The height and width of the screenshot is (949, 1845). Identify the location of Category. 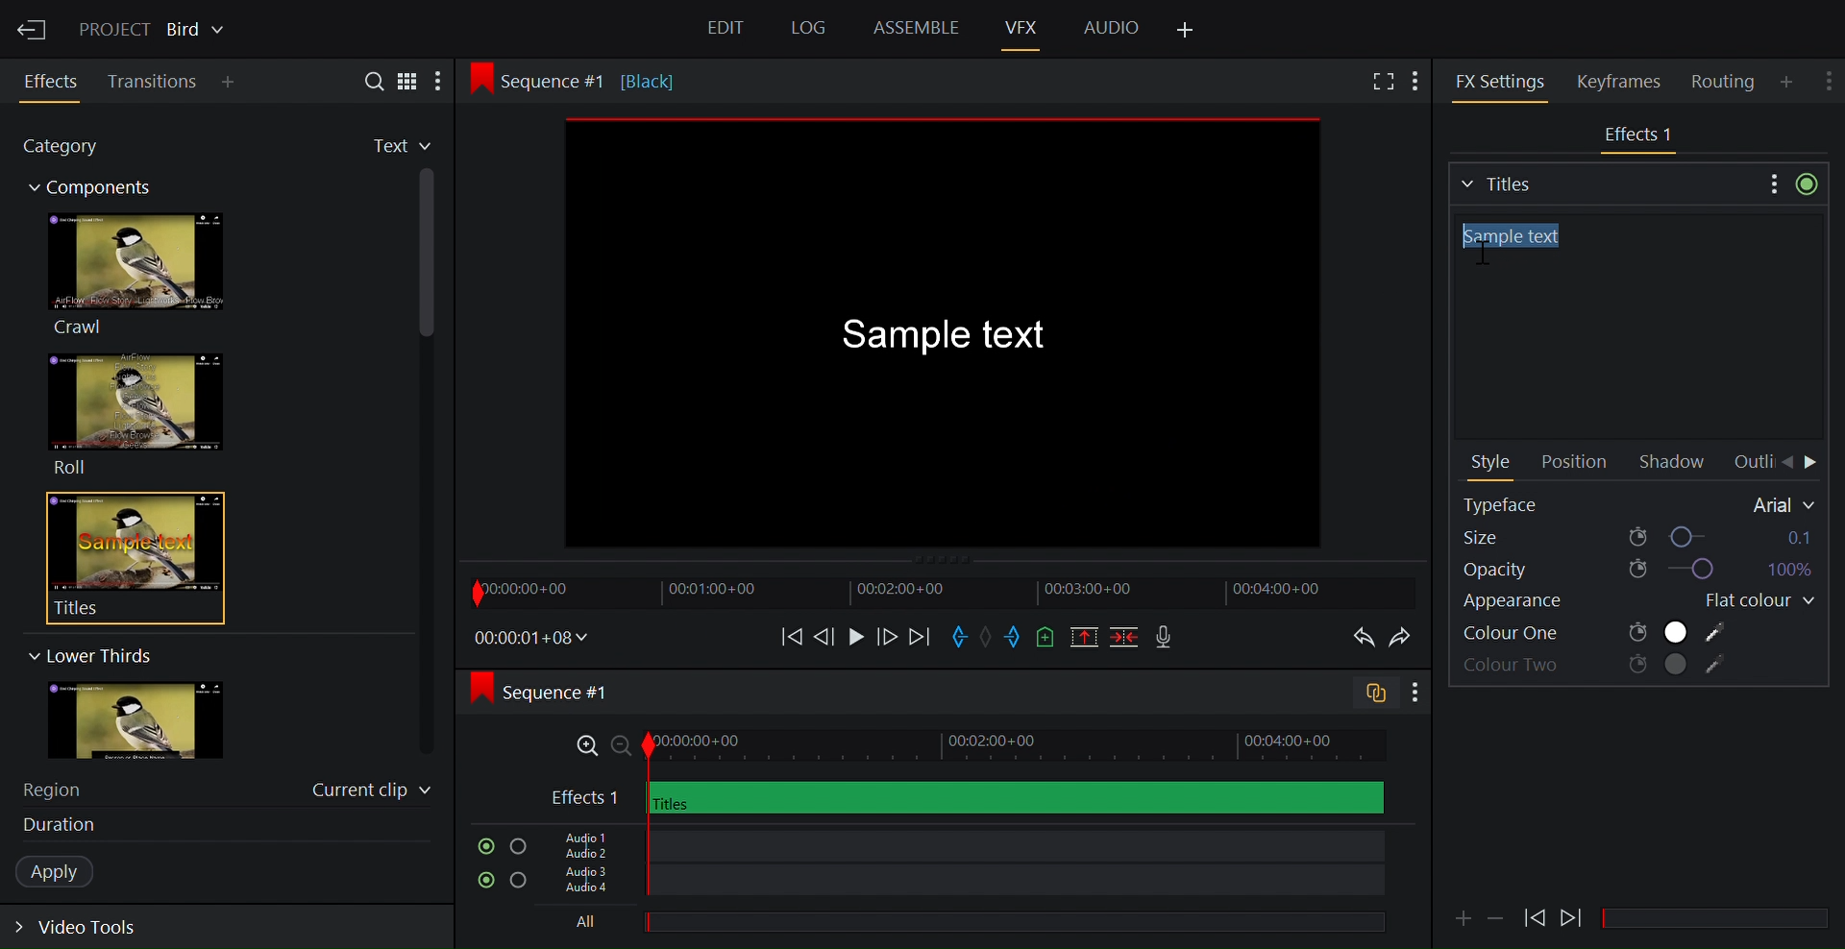
(71, 149).